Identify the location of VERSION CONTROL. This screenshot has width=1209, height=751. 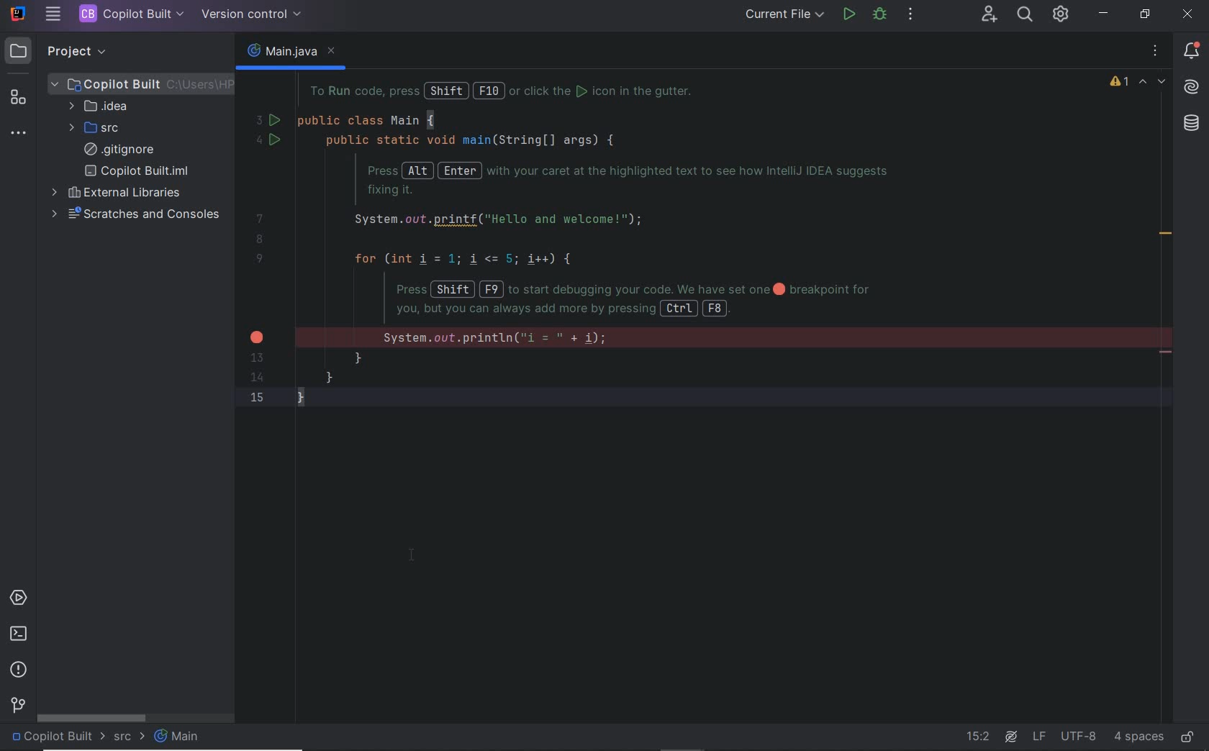
(252, 16).